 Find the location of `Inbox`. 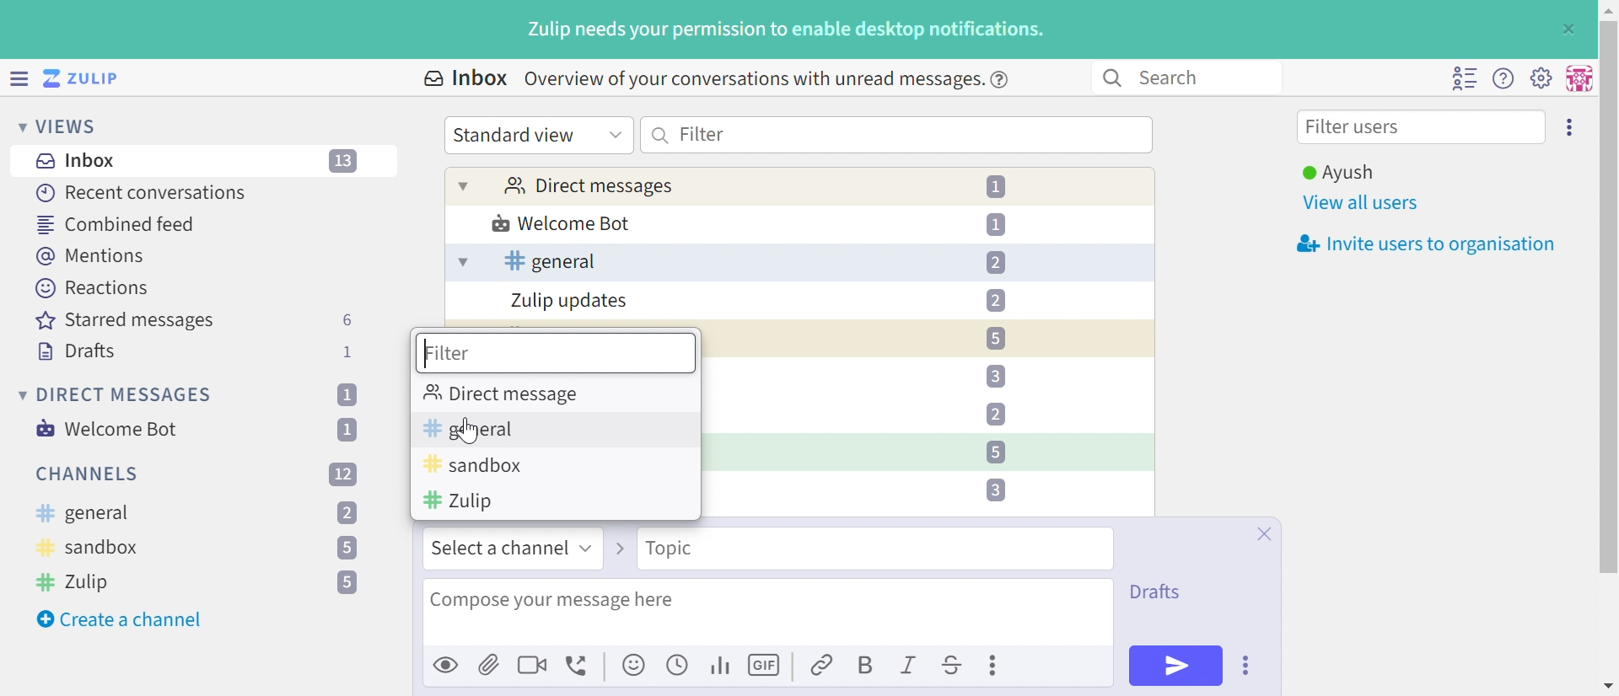

Inbox is located at coordinates (80, 161).